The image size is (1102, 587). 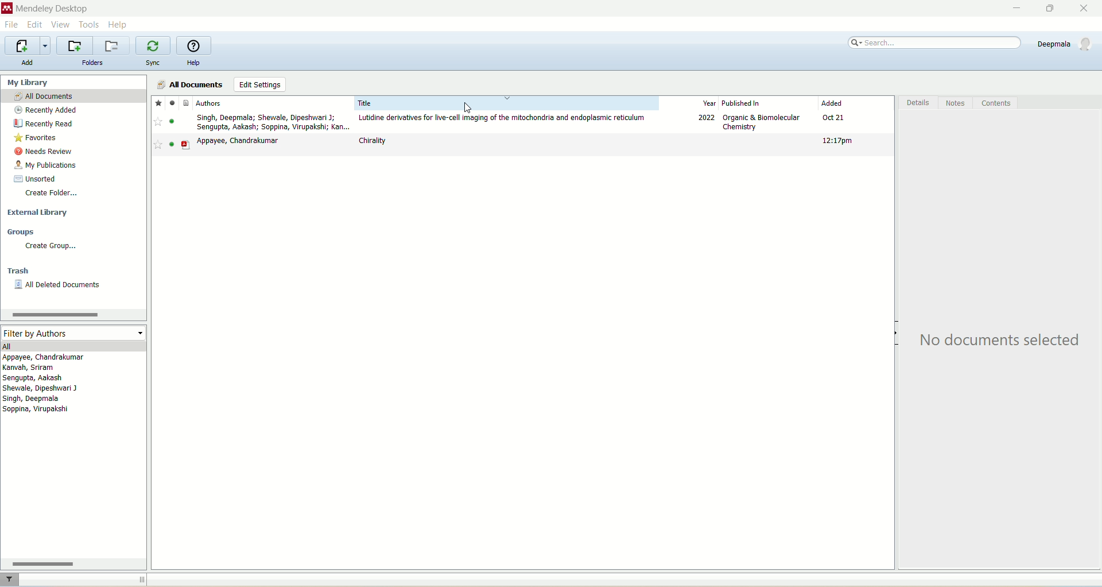 I want to click on document2, so click(x=523, y=147).